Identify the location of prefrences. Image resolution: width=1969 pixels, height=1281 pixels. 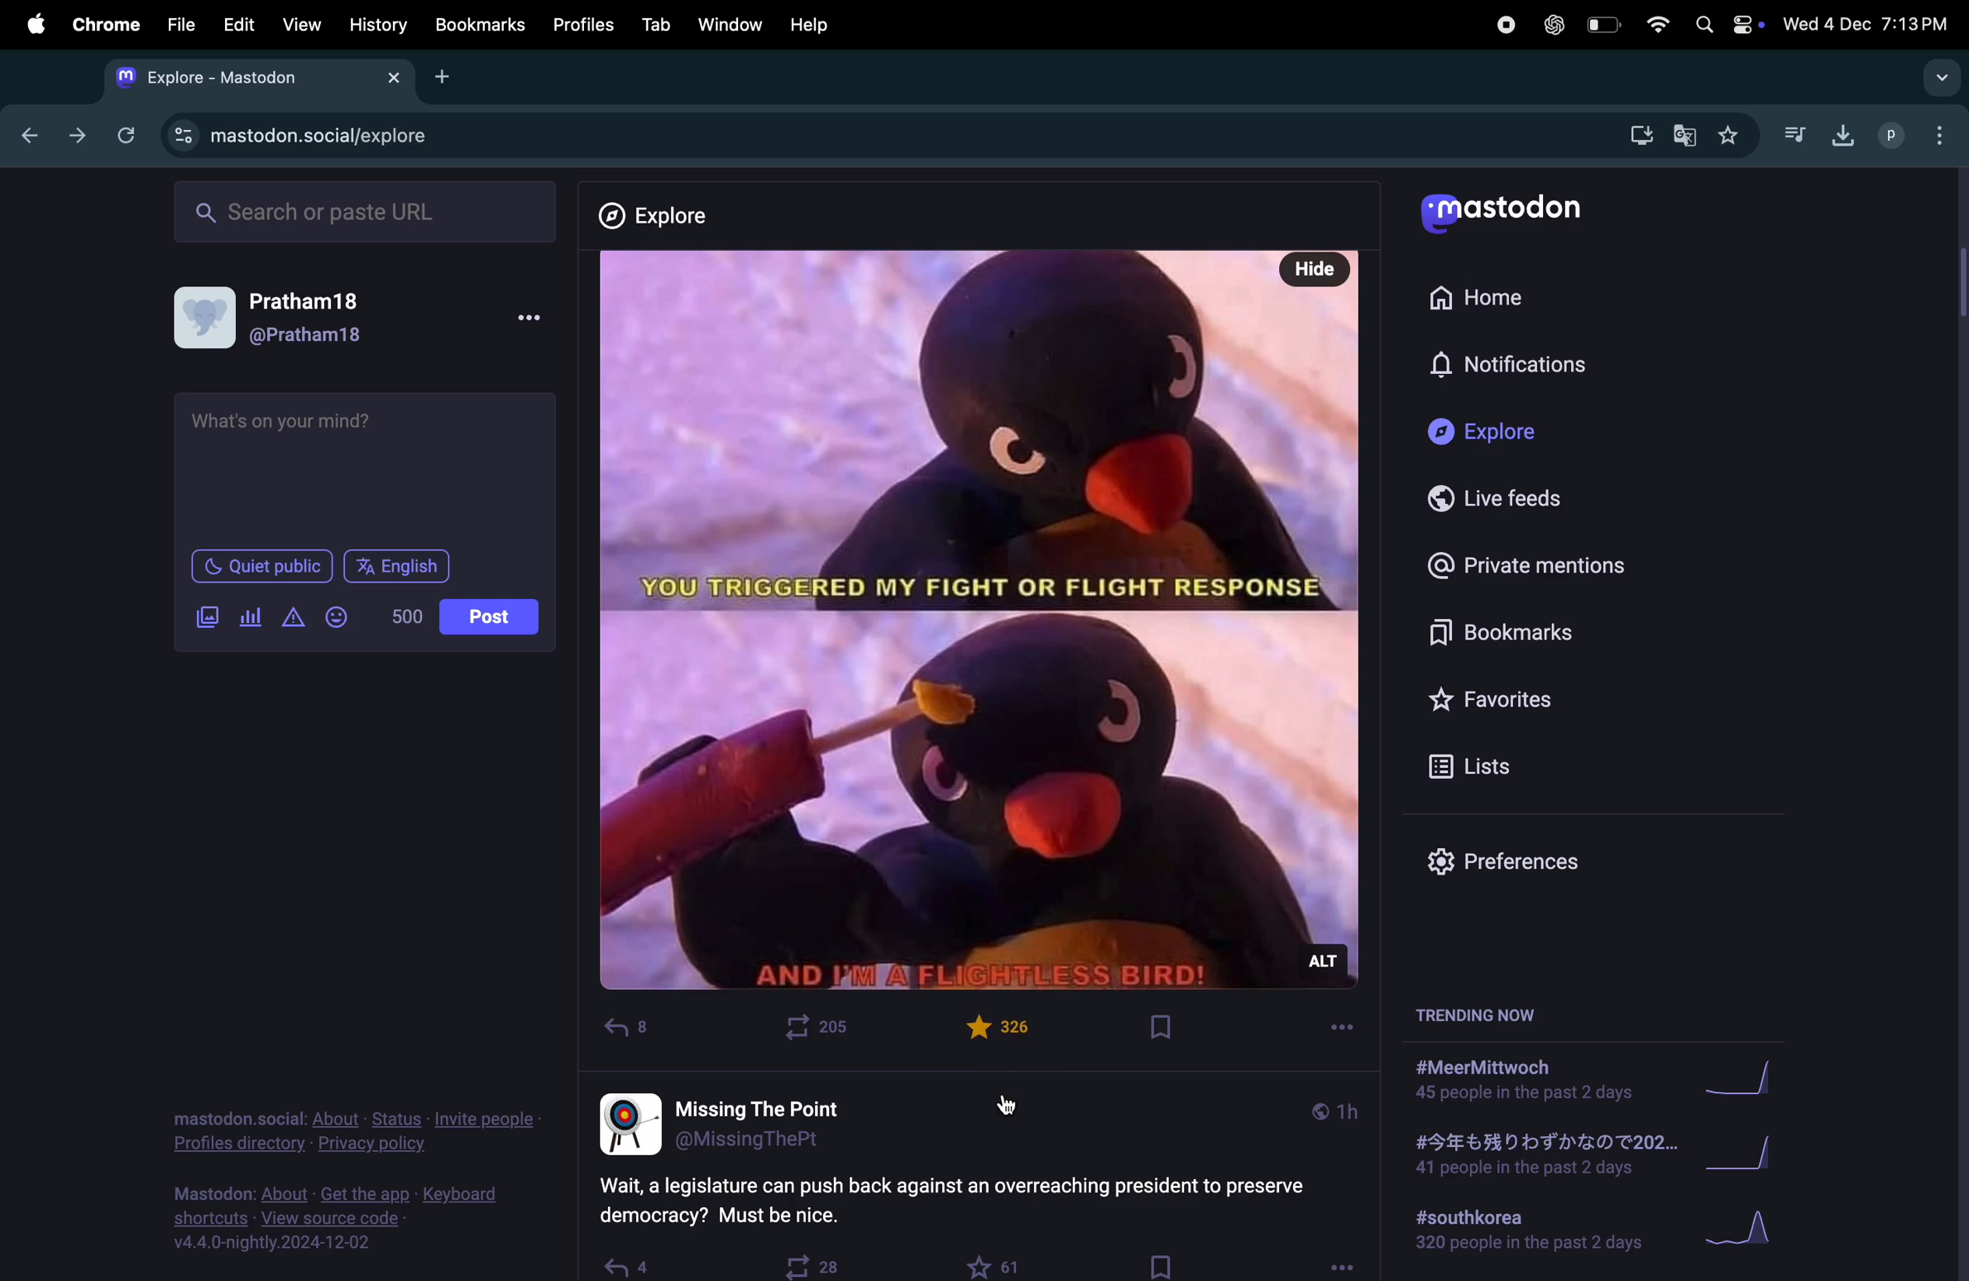
(1508, 864).